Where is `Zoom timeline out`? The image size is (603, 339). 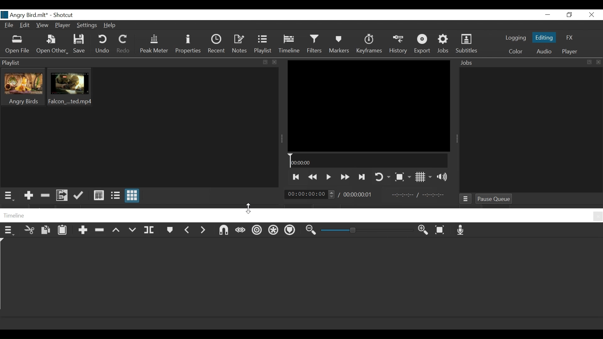 Zoom timeline out is located at coordinates (422, 231).